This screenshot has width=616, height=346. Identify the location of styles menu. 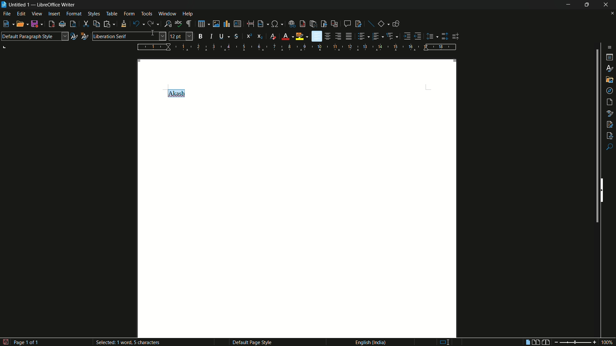
(94, 14).